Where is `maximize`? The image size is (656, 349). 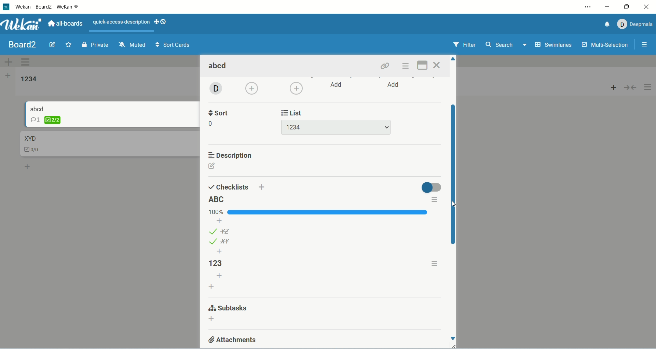 maximize is located at coordinates (626, 7).